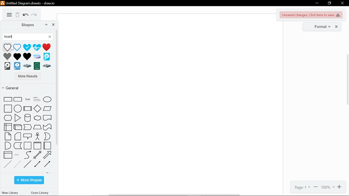  I want to click on arrow, so click(49, 155).